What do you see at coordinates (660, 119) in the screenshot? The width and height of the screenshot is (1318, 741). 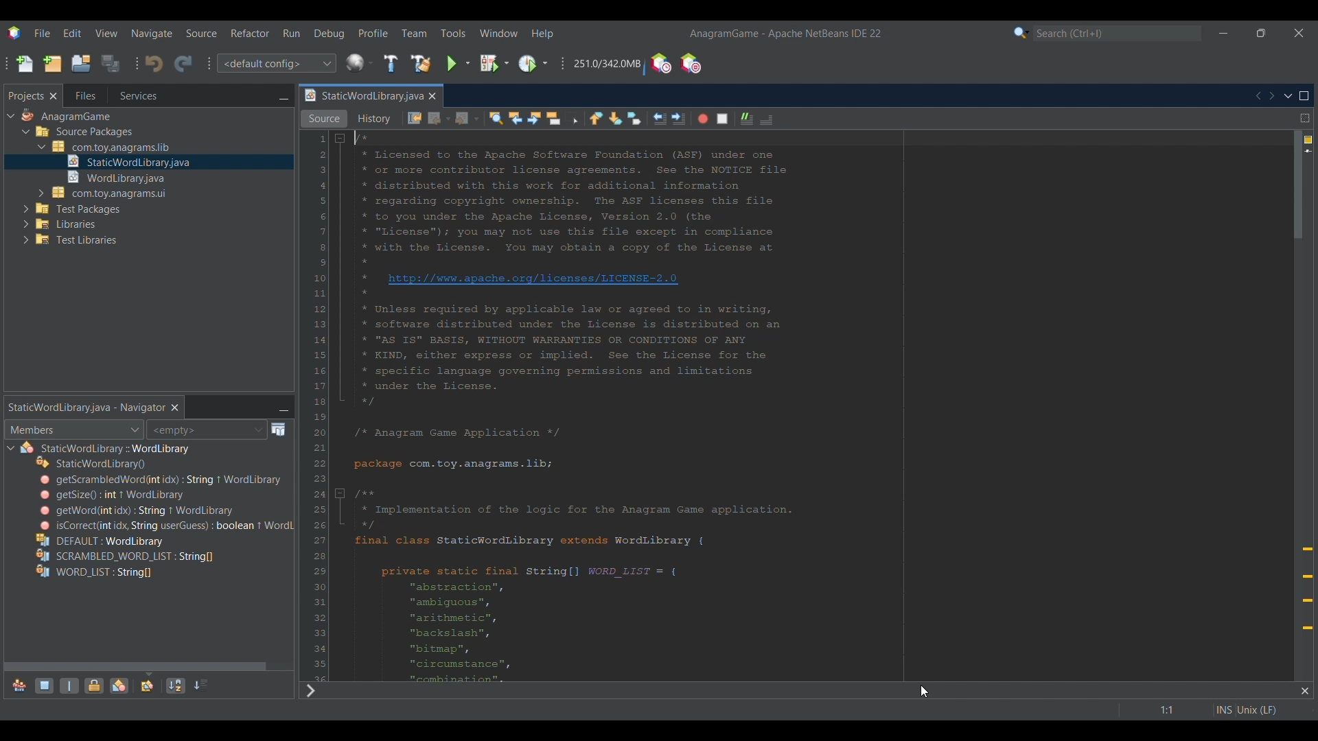 I see `Shift line left` at bounding box center [660, 119].